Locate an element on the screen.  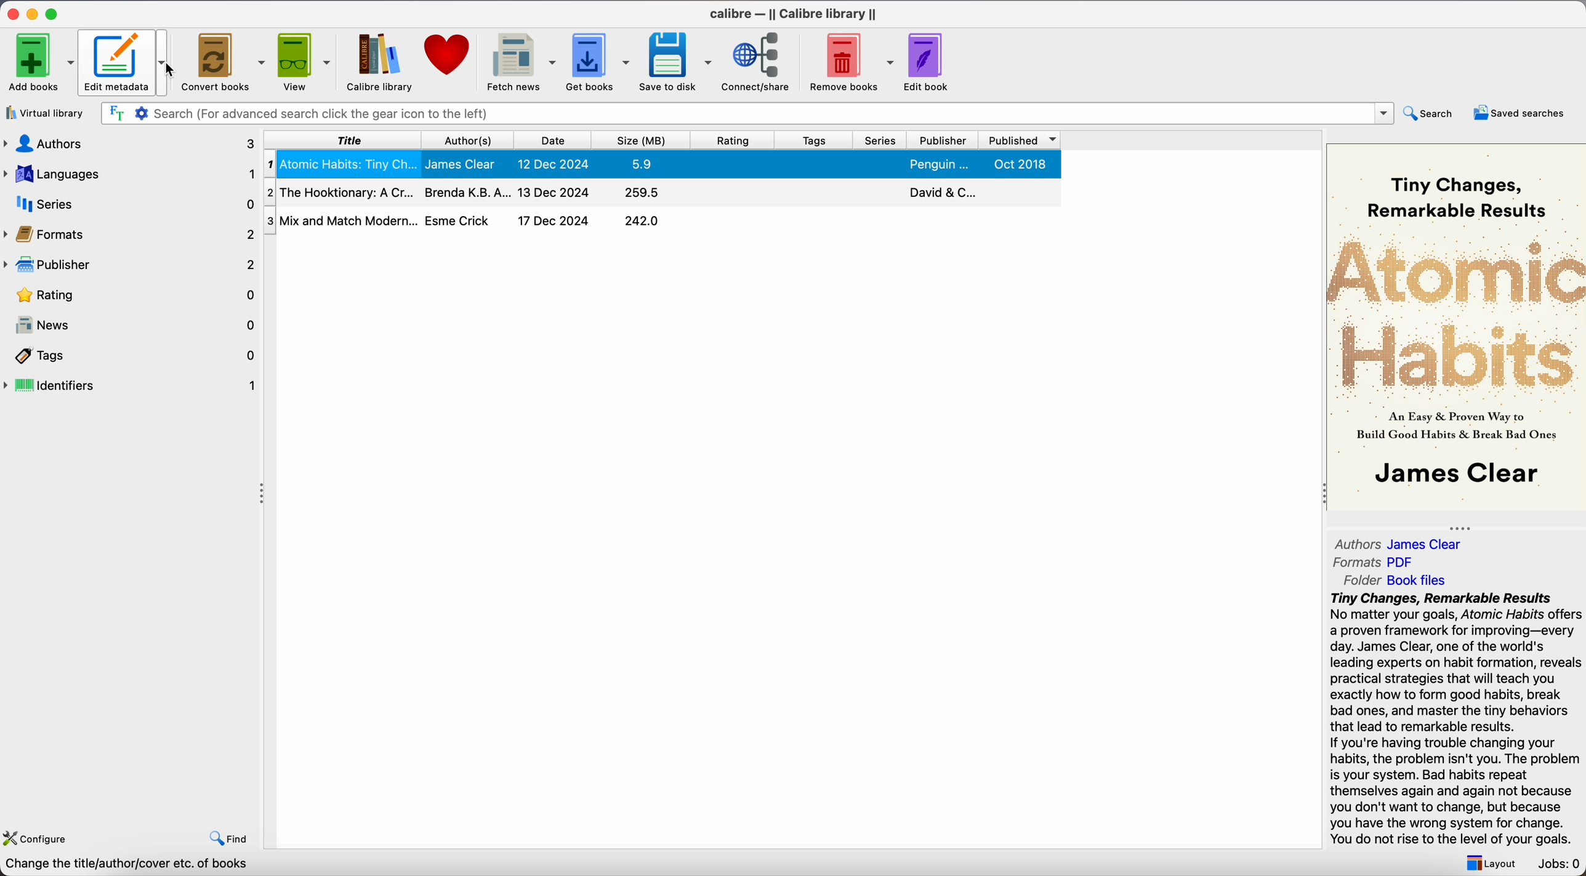
James Clear is located at coordinates (464, 164).